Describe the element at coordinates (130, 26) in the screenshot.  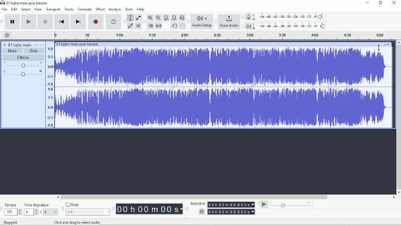
I see `Draw tool` at that location.